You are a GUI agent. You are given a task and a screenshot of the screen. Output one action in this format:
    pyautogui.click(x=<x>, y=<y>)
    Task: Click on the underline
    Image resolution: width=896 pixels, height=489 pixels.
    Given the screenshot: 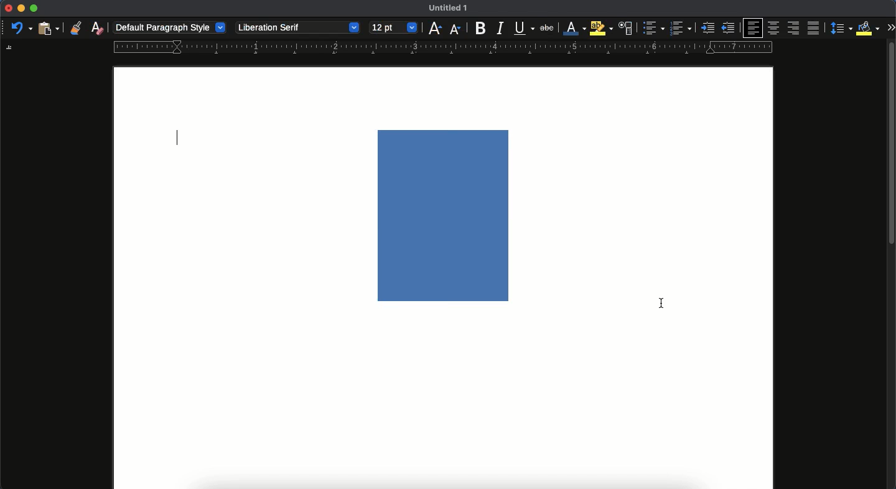 What is the action you would take?
    pyautogui.click(x=523, y=27)
    